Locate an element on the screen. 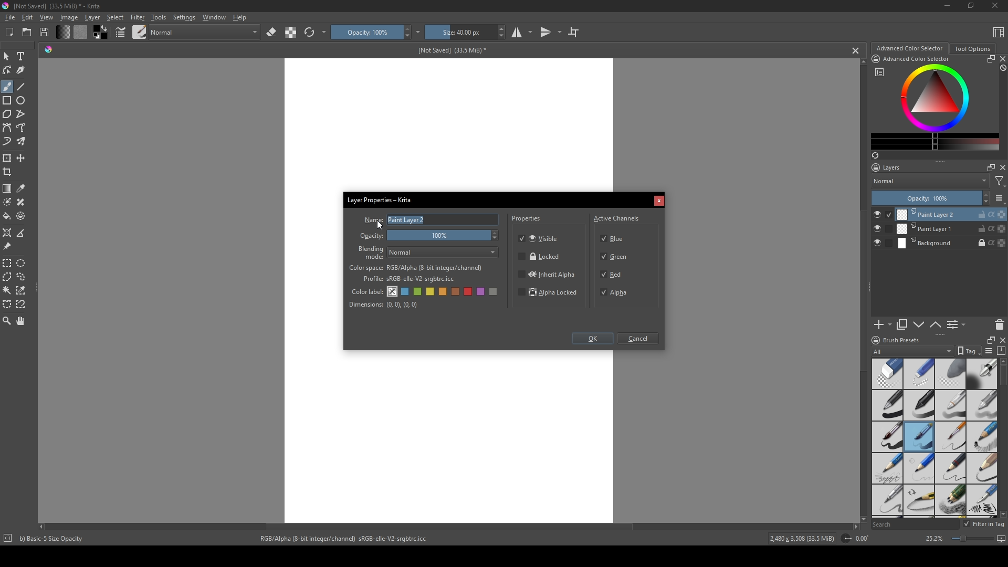 The height and width of the screenshot is (567, 1008). Profile: sRGB-elle-V2-srgbtrc.icc is located at coordinates (409, 279).